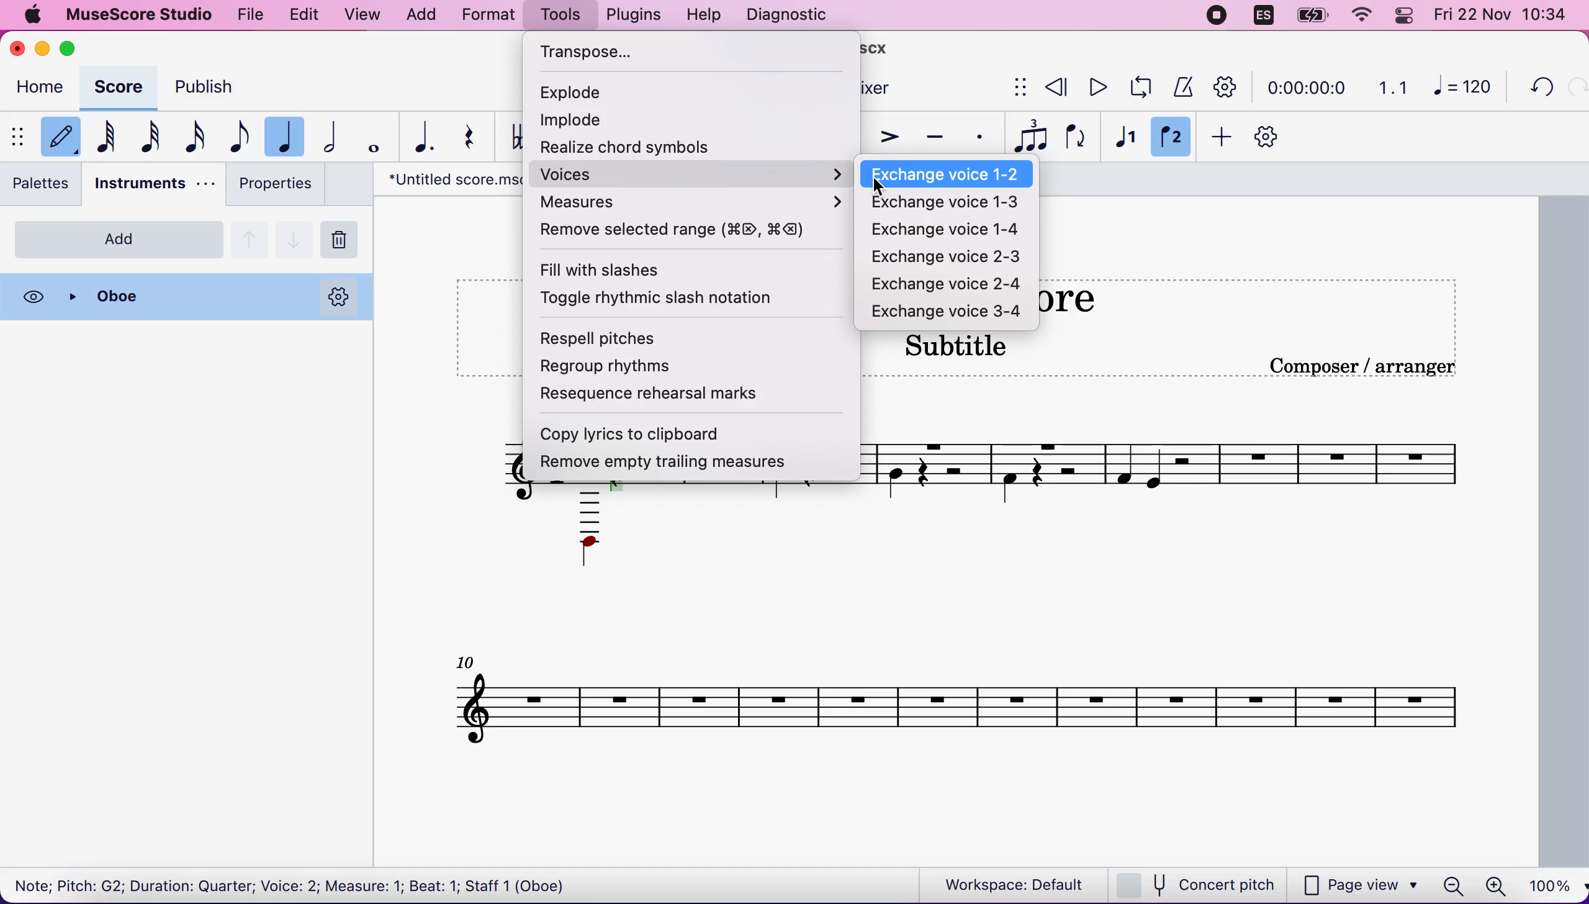  What do you see at coordinates (689, 204) in the screenshot?
I see `measures` at bounding box center [689, 204].